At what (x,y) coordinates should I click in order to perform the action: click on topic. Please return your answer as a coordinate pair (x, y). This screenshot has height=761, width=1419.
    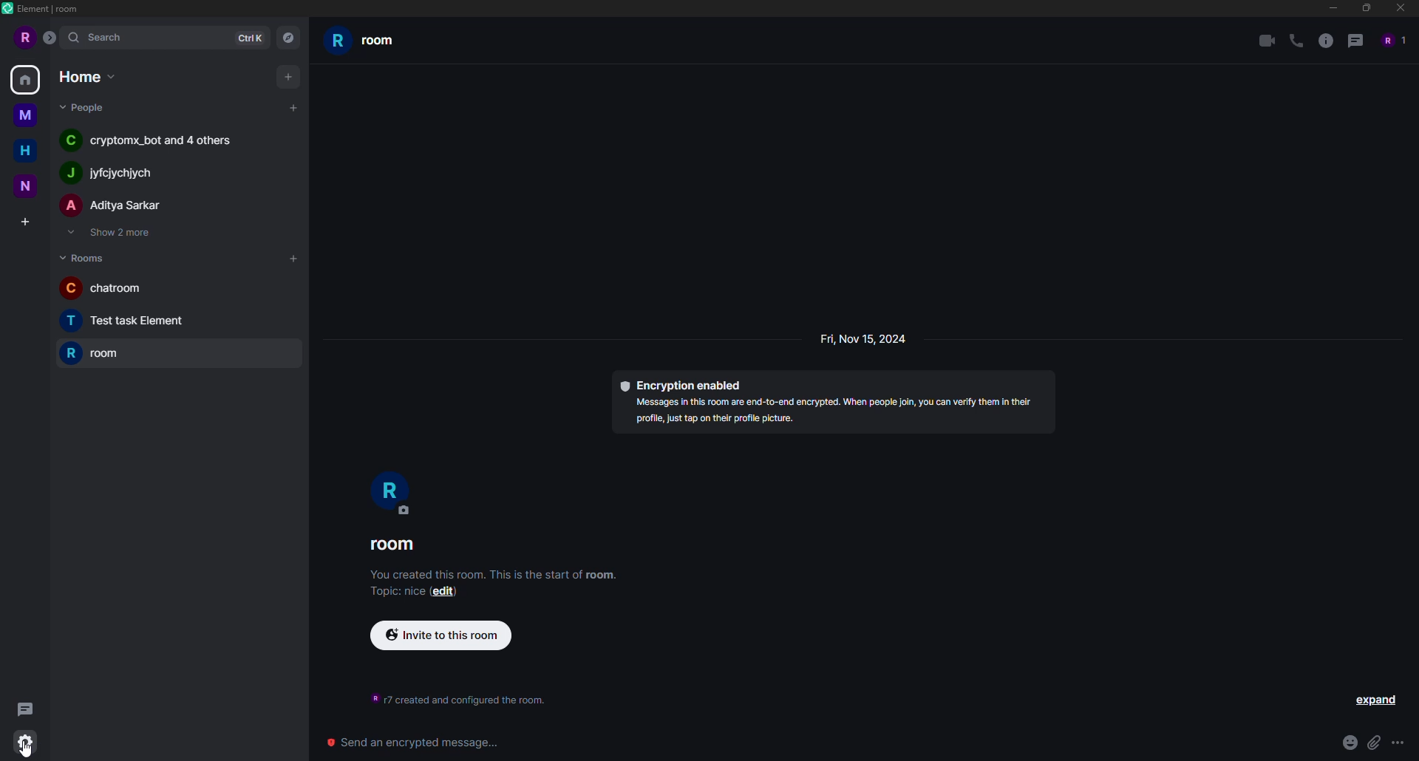
    Looking at the image, I should click on (389, 592).